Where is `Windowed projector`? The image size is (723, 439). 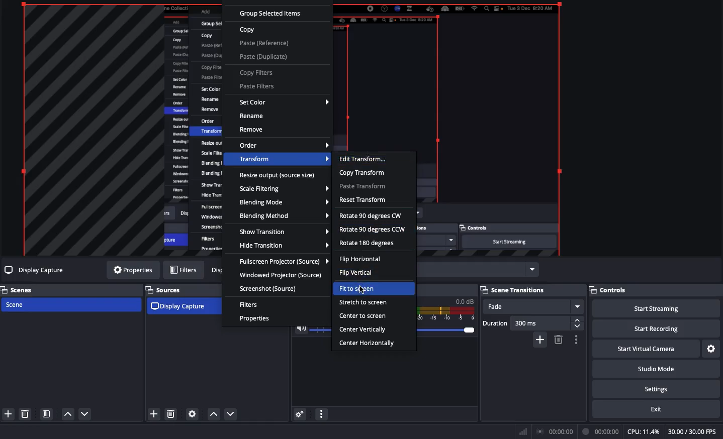
Windowed projector is located at coordinates (281, 276).